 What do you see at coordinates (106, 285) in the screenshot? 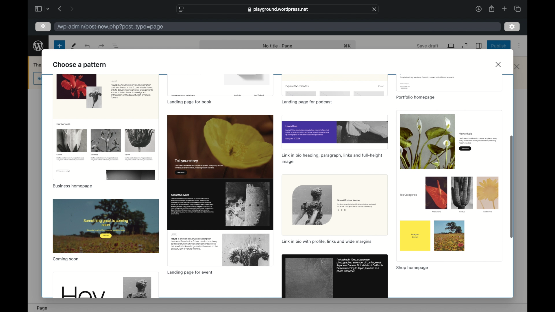
I see `preview` at bounding box center [106, 285].